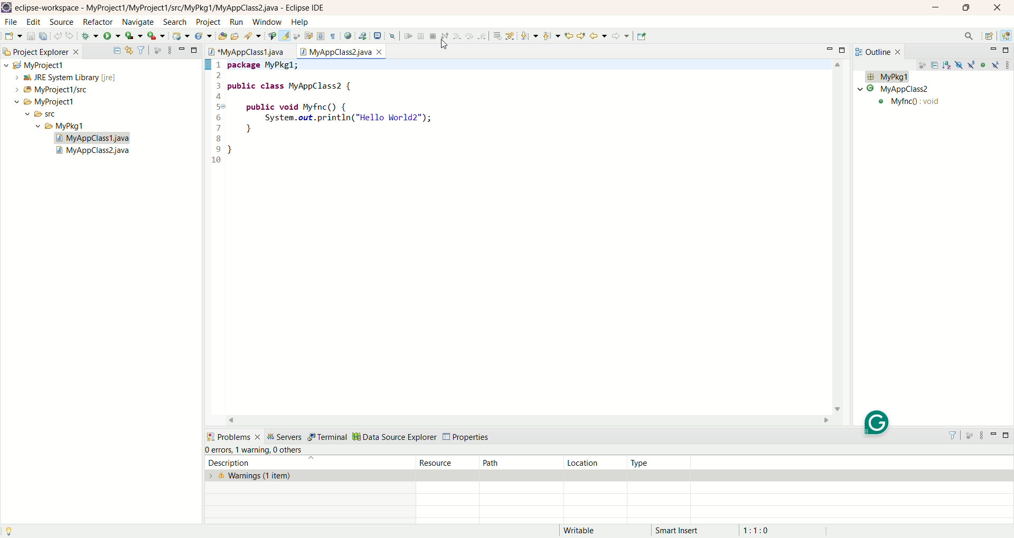 The width and height of the screenshot is (1014, 538). Describe the element at coordinates (887, 77) in the screenshot. I see `myPkg1` at that location.